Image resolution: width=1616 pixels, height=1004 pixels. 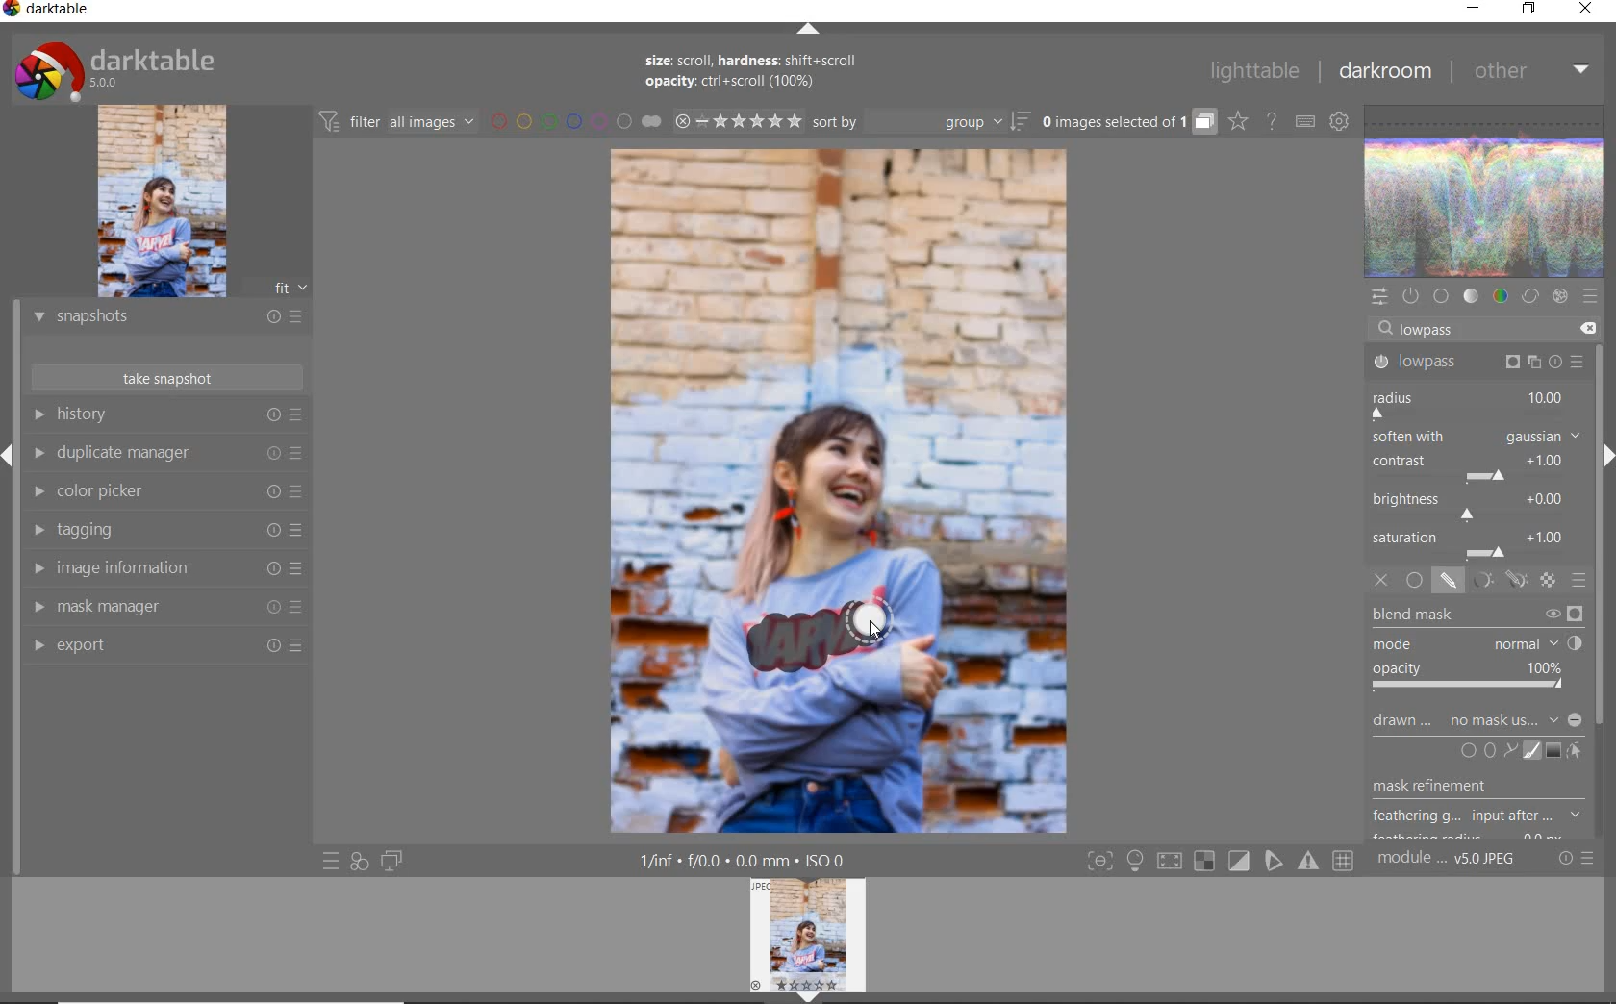 I want to click on take snapshots, so click(x=165, y=379).